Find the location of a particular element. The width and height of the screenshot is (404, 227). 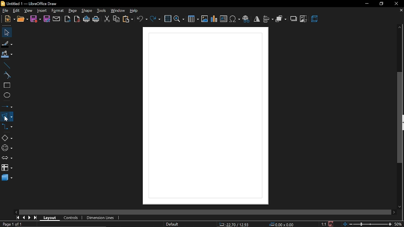

layout is located at coordinates (50, 218).